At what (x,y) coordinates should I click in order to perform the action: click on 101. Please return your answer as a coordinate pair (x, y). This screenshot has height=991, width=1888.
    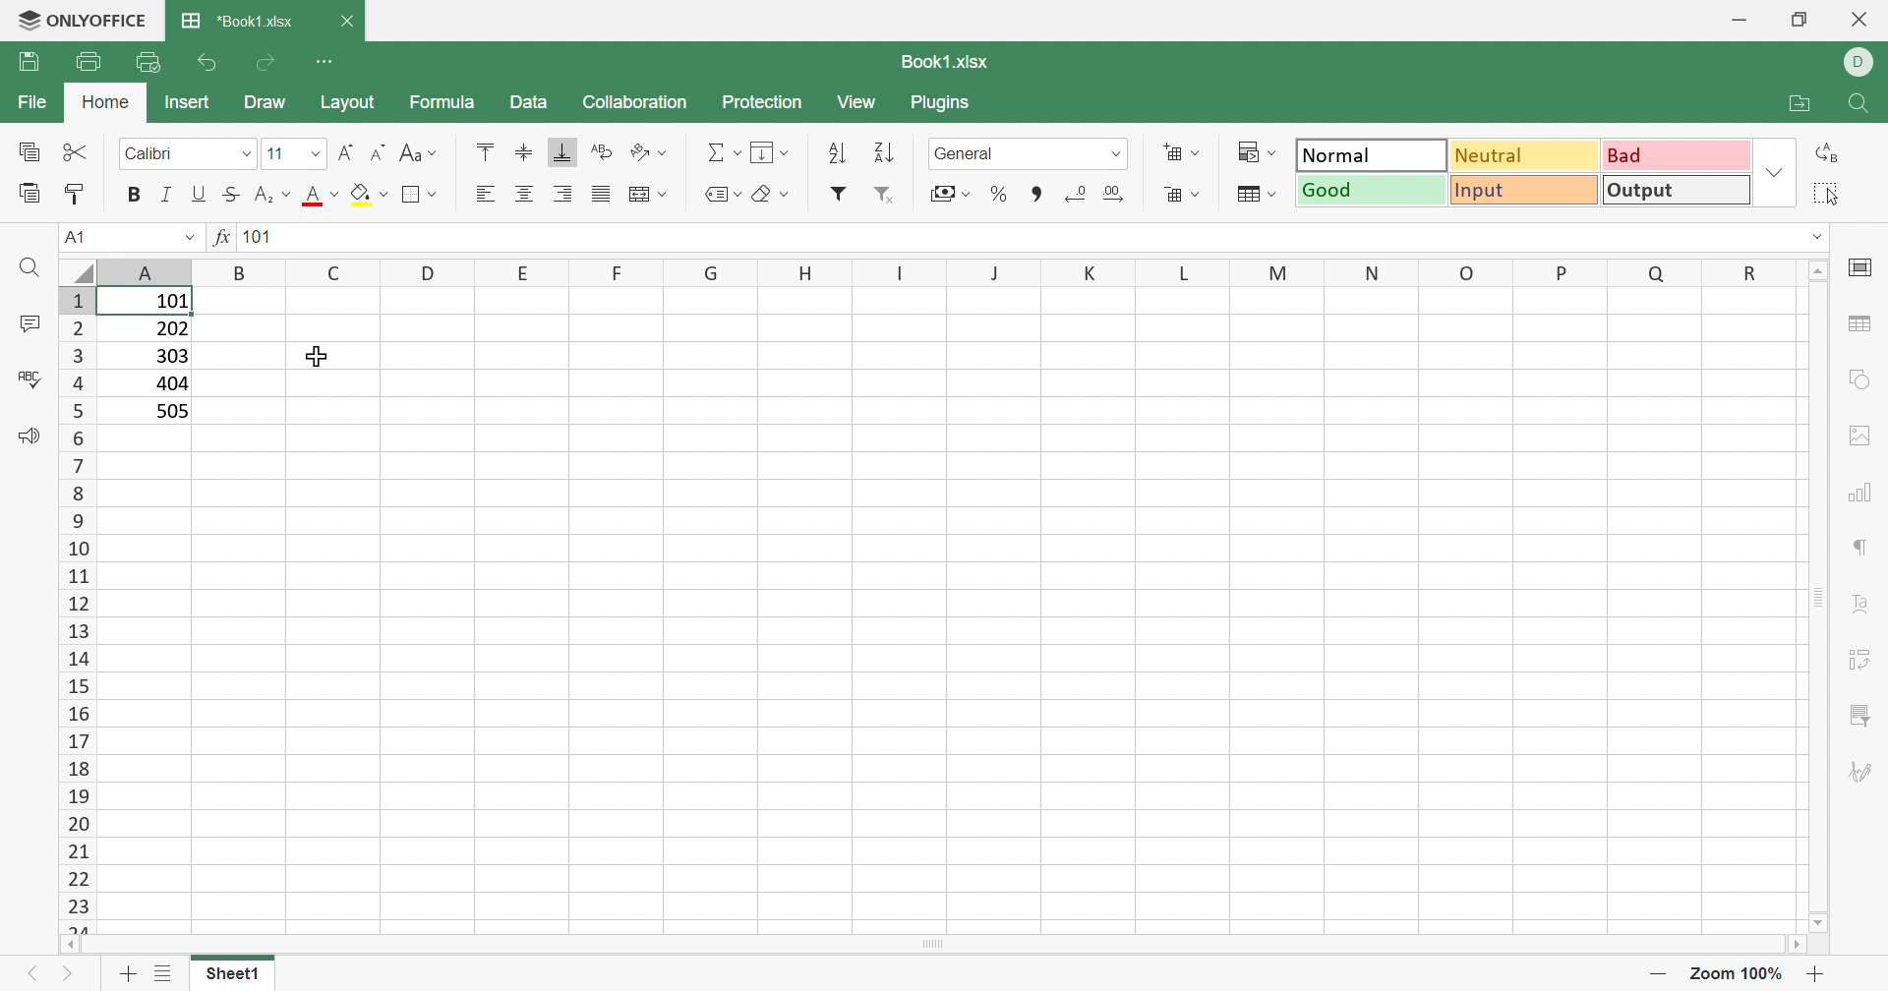
    Looking at the image, I should click on (259, 239).